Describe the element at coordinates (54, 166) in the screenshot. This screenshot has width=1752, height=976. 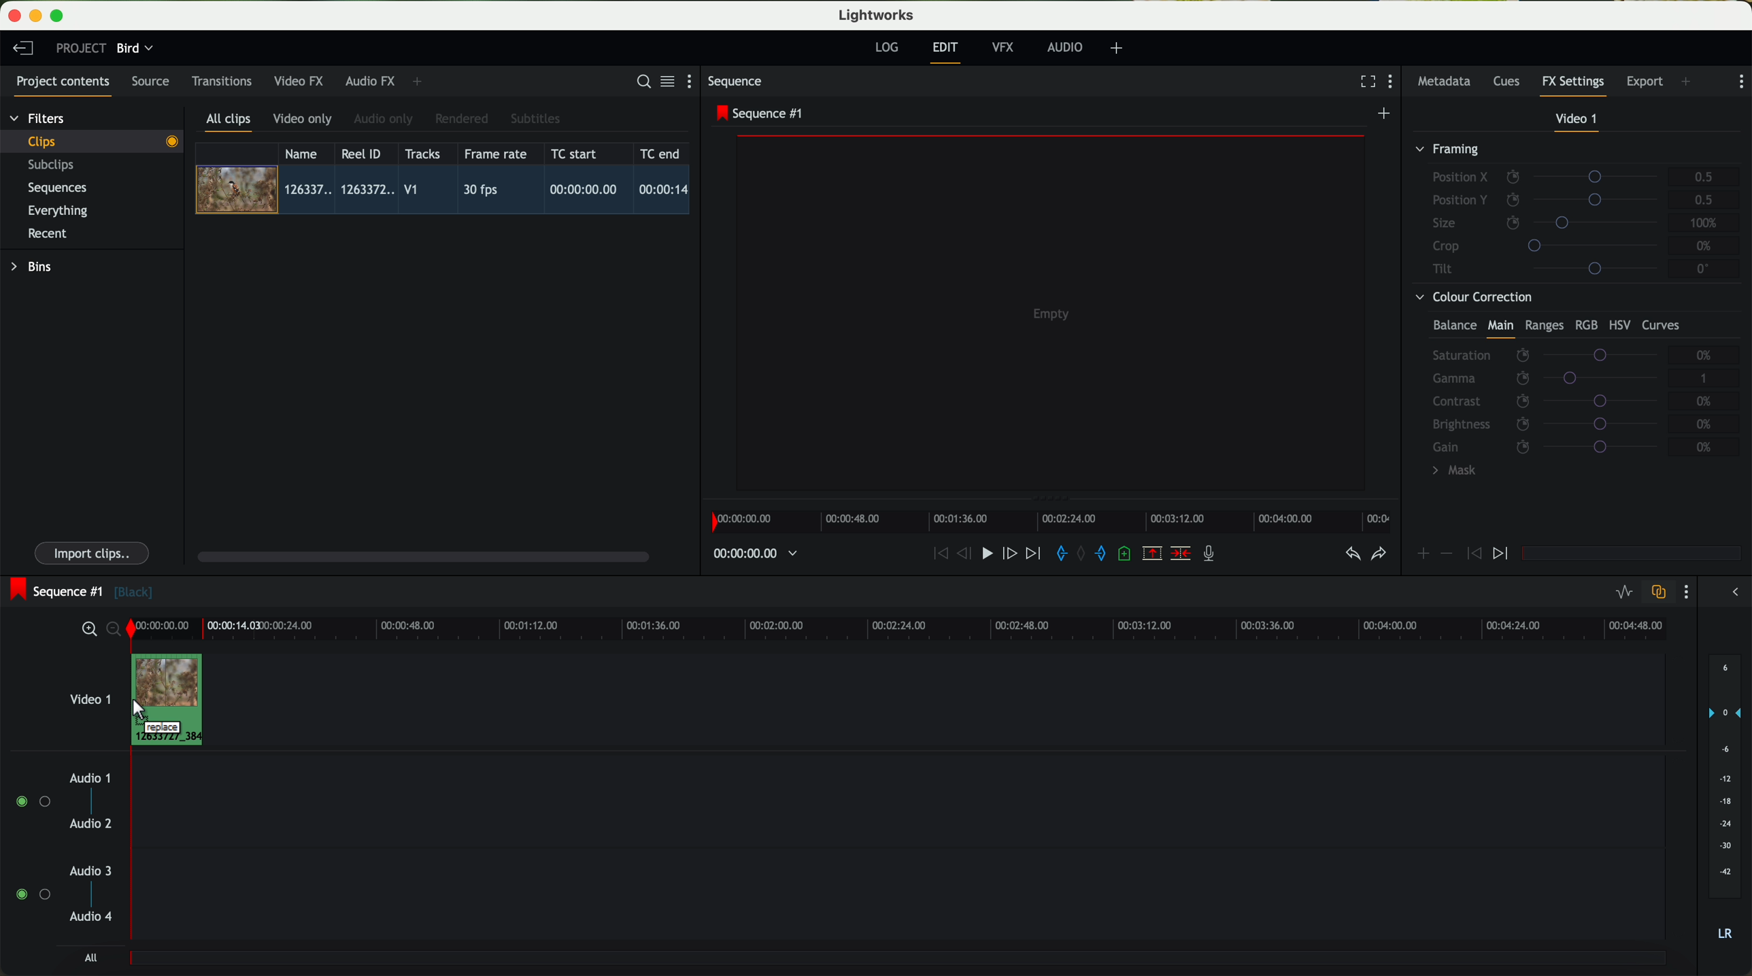
I see `subclips` at that location.